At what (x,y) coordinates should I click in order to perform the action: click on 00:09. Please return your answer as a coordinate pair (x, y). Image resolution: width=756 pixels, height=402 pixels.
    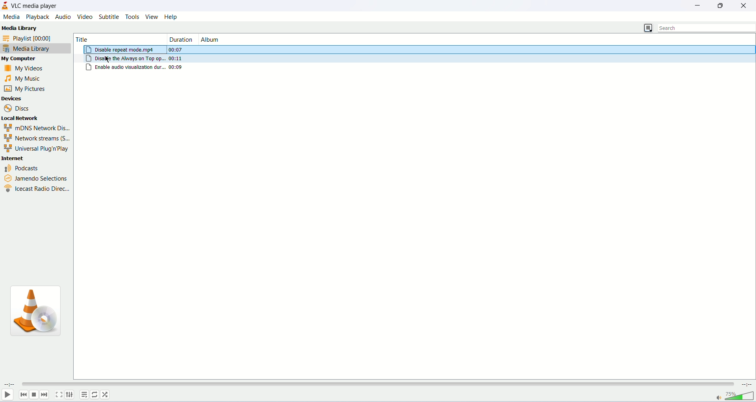
    Looking at the image, I should click on (177, 67).